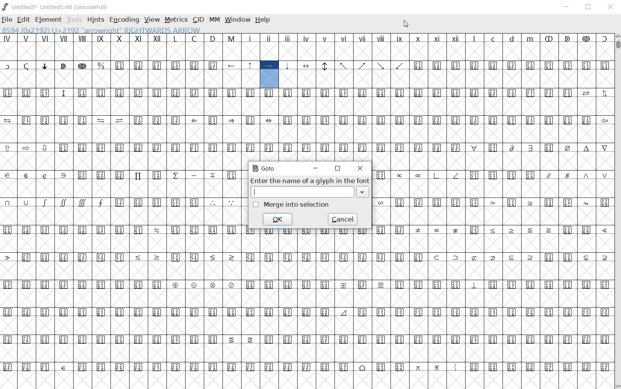  I want to click on 8594 (0x2192) U+2192 "arrowright" RIGHTWARDS ARROW, so click(101, 30).